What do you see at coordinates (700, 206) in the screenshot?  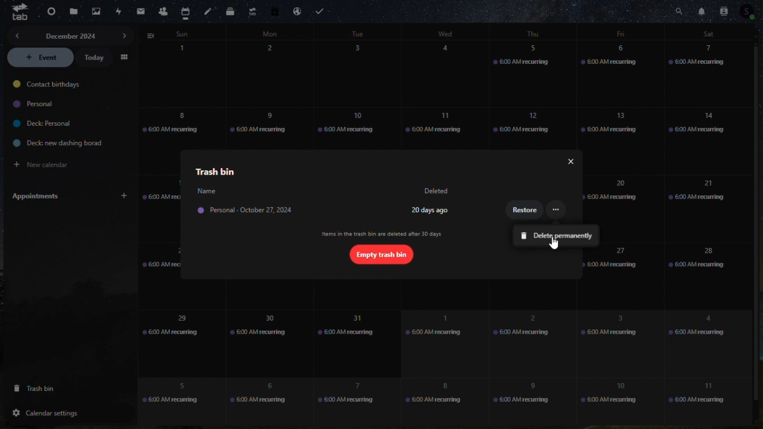 I see `21` at bounding box center [700, 206].